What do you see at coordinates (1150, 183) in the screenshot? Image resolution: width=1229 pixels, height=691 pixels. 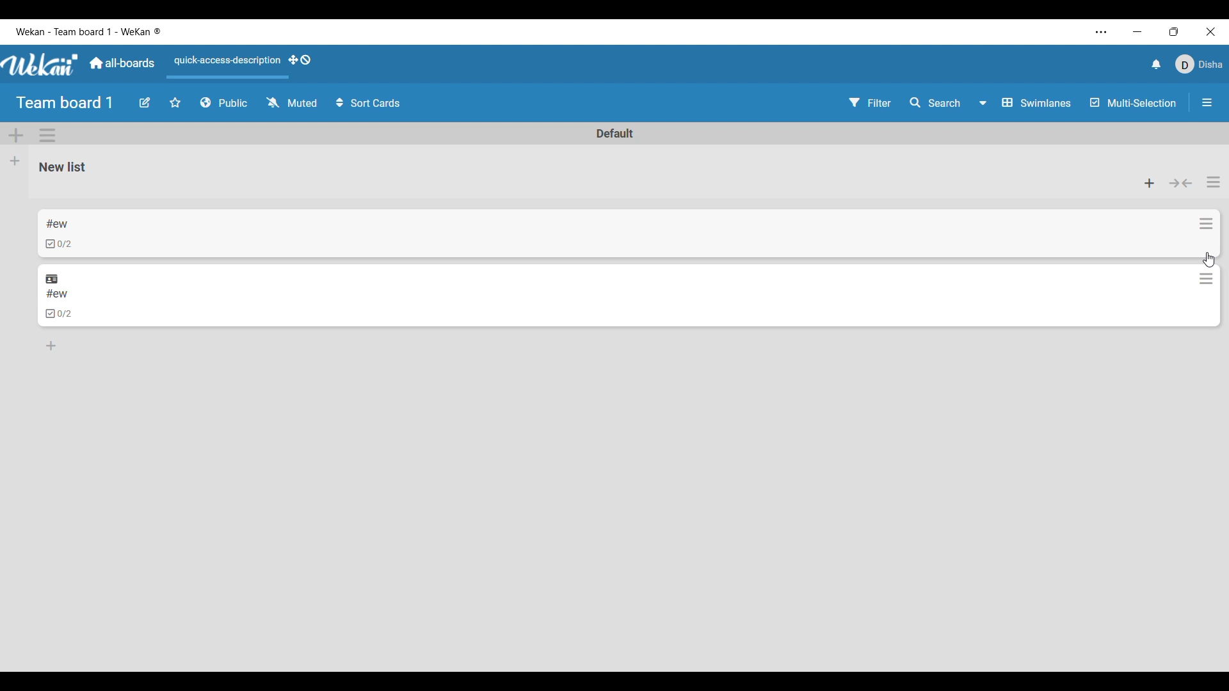 I see `Add card to the top of list` at bounding box center [1150, 183].